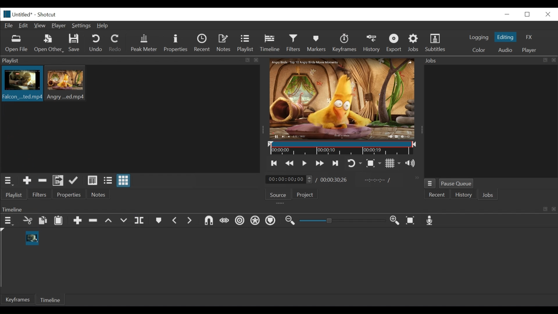 This screenshot has height=314, width=558. Describe the element at coordinates (40, 195) in the screenshot. I see `Filters` at that location.